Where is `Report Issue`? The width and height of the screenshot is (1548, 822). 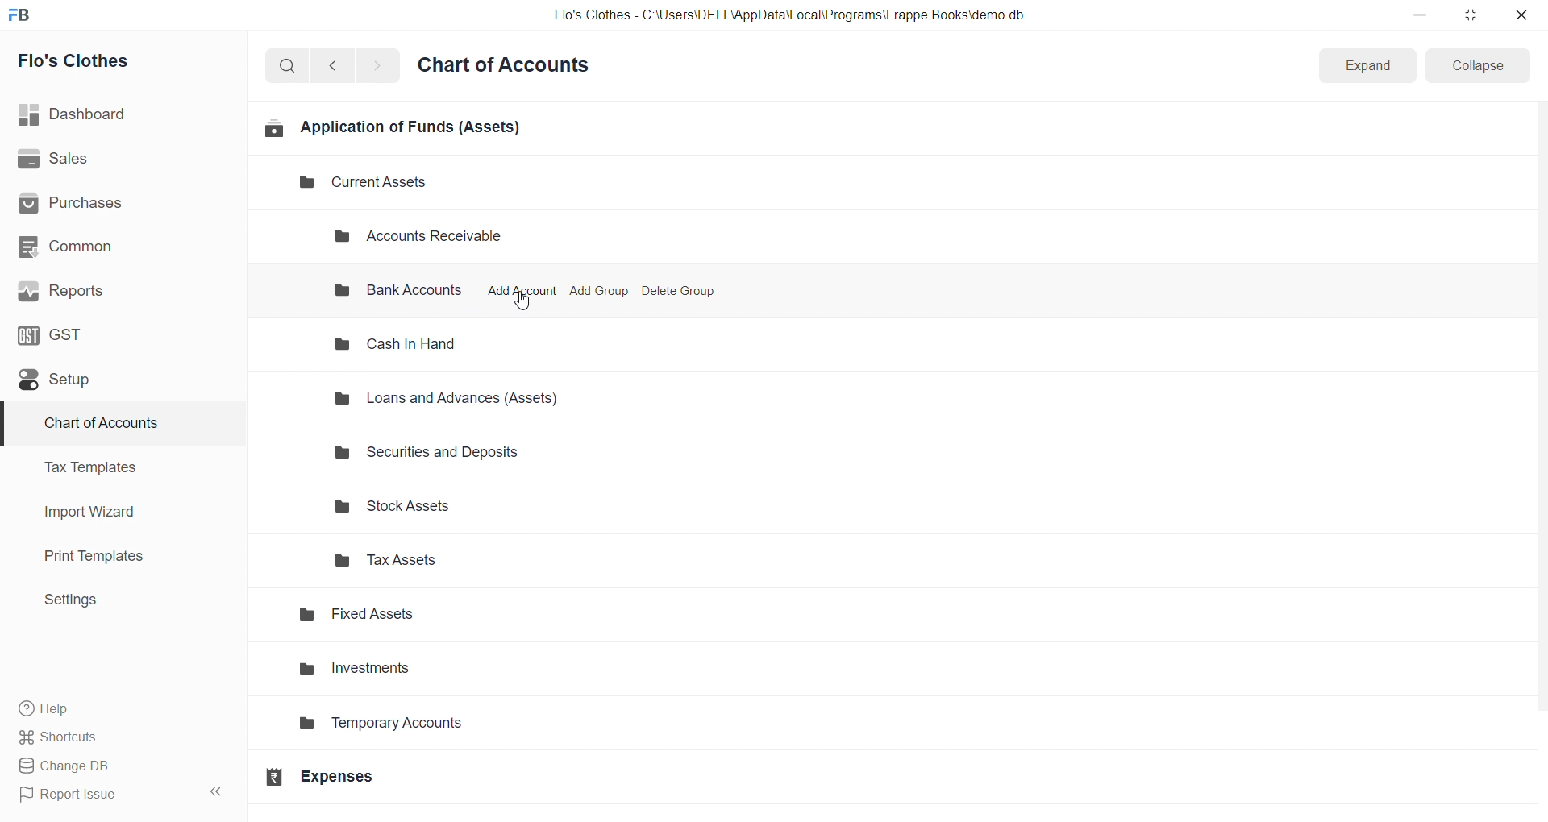
Report Issue is located at coordinates (100, 795).